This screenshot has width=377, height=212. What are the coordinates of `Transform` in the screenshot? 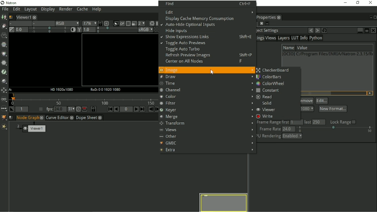 It's located at (4, 90).